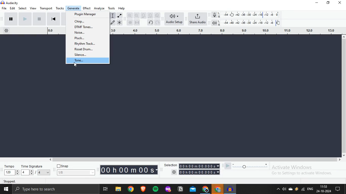  I want to click on Select, so click(23, 8).